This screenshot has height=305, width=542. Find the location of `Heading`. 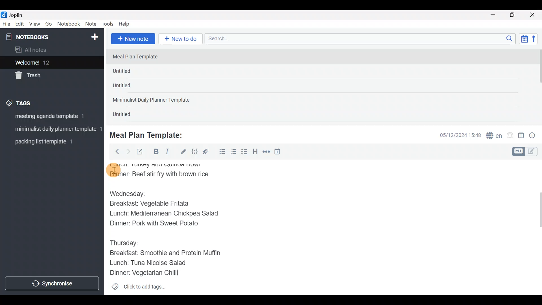

Heading is located at coordinates (255, 152).